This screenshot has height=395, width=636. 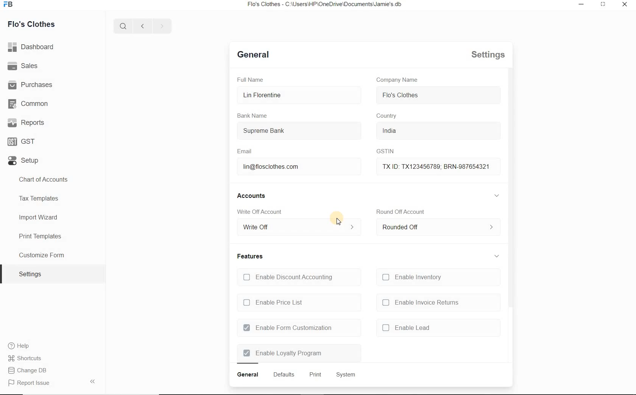 I want to click on search, so click(x=125, y=26).